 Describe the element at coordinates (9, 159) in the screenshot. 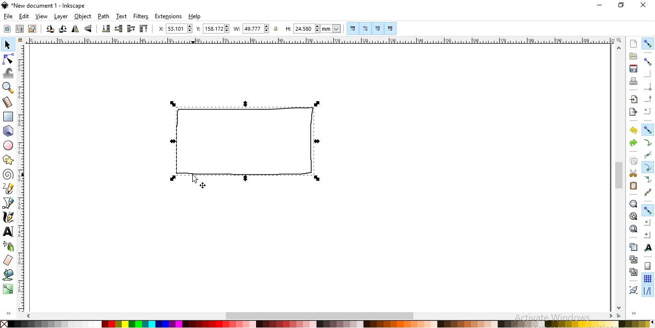

I see `create stars and polygons` at that location.